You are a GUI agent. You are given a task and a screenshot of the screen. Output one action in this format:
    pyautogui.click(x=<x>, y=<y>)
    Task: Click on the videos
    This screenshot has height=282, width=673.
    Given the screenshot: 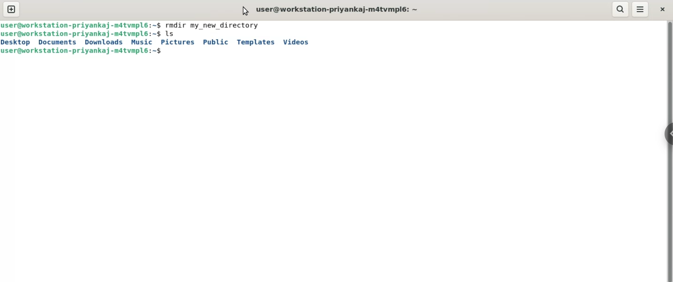 What is the action you would take?
    pyautogui.click(x=297, y=42)
    